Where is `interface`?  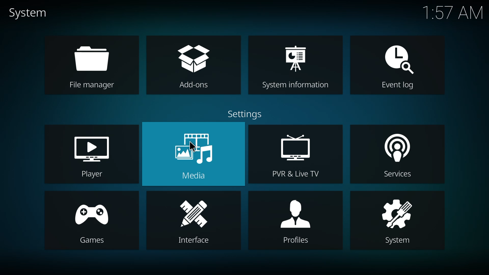 interface is located at coordinates (193, 220).